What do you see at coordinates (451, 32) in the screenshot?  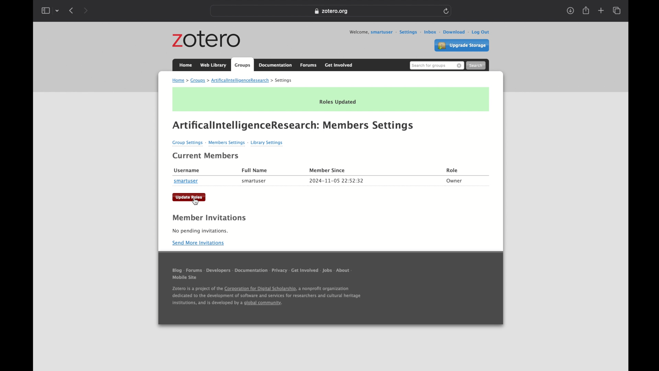 I see `download ` at bounding box center [451, 32].